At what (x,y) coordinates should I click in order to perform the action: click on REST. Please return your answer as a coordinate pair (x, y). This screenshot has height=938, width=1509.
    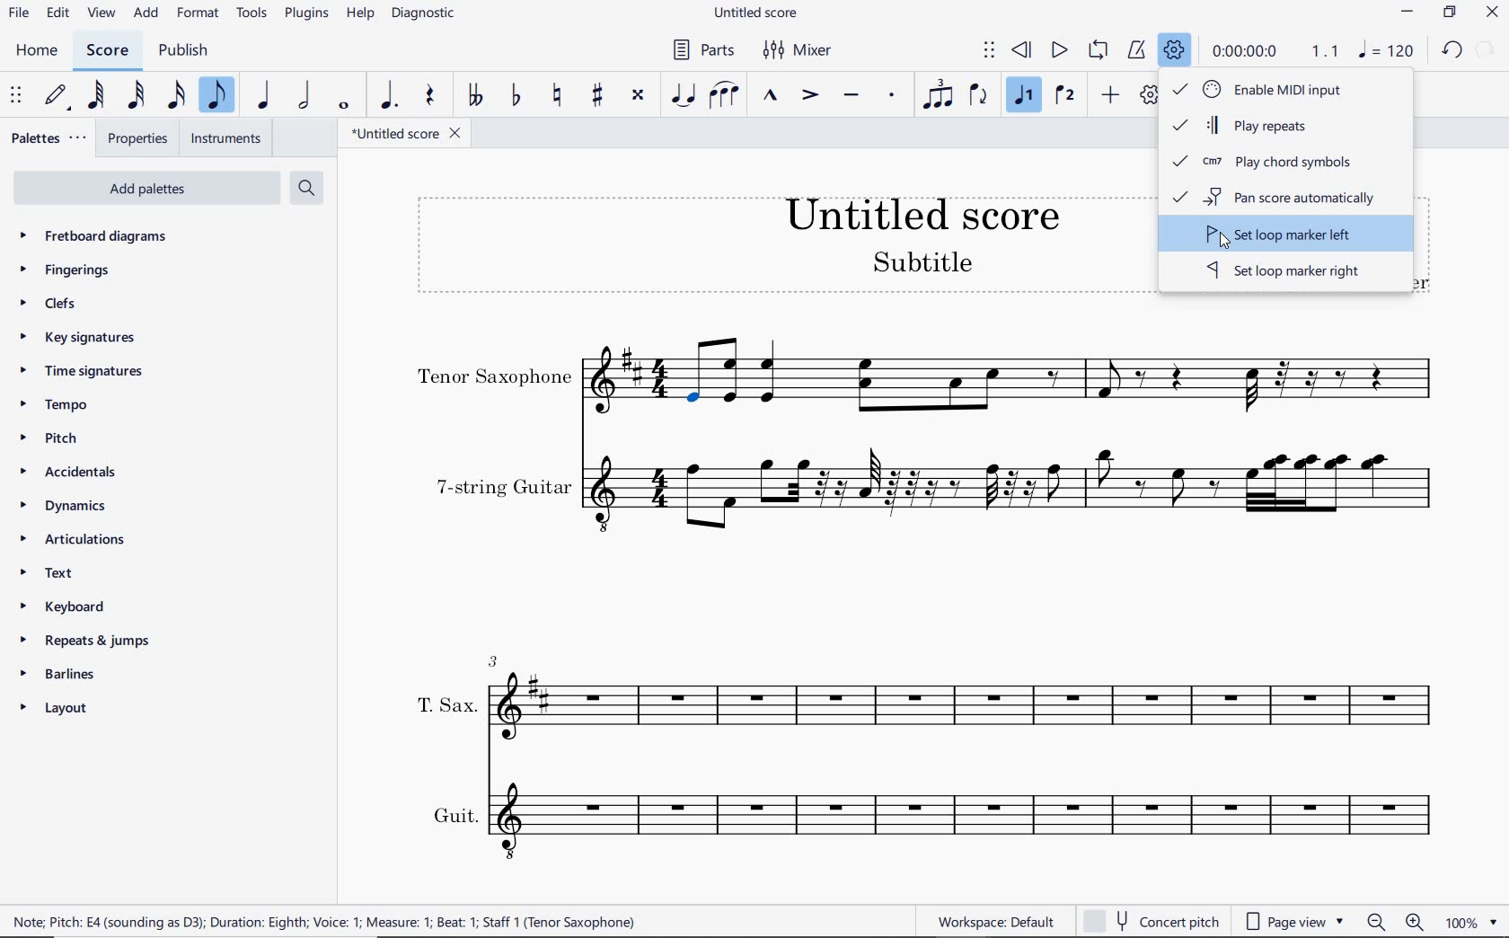
    Looking at the image, I should click on (428, 96).